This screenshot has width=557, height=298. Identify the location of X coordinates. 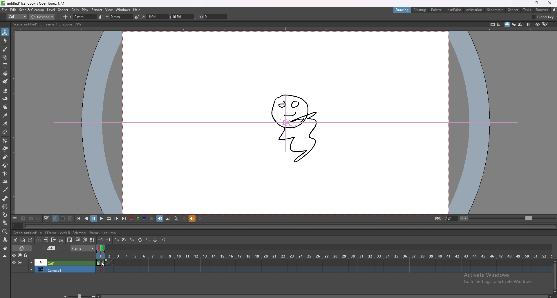
(75, 16).